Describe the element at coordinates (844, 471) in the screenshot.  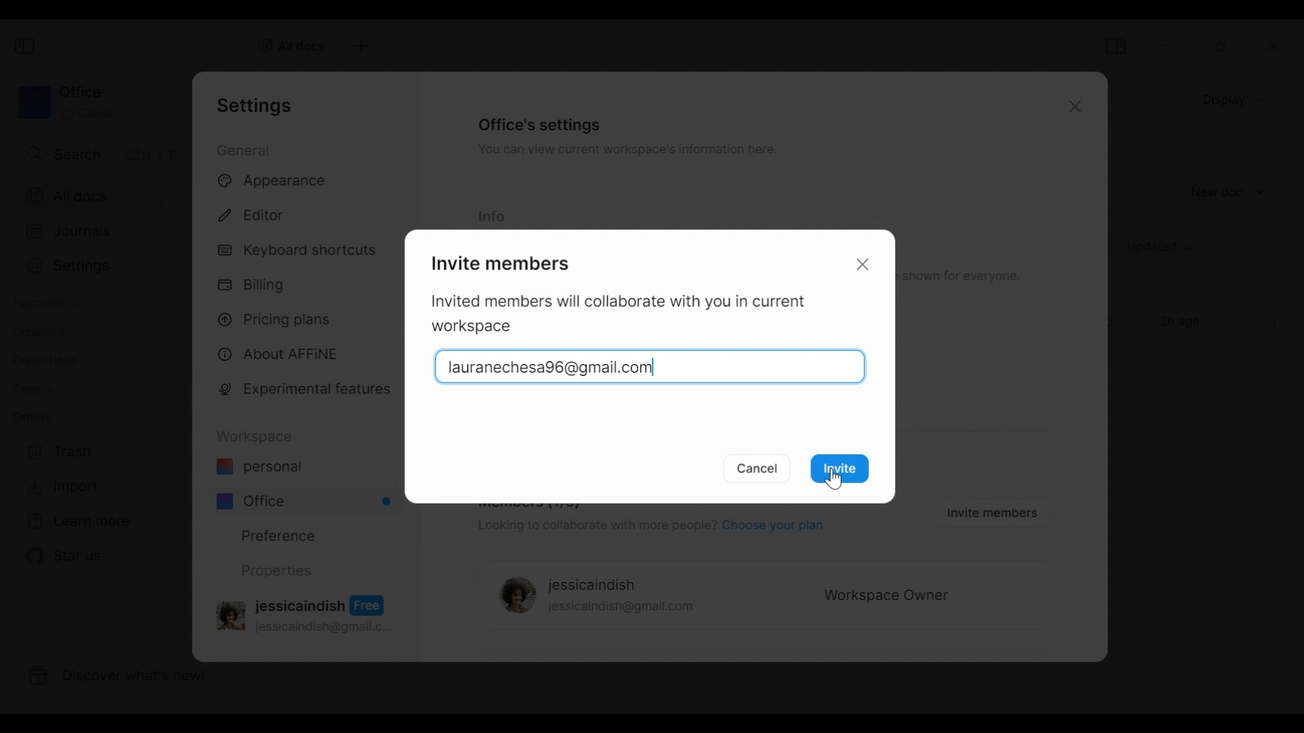
I see `invite` at that location.